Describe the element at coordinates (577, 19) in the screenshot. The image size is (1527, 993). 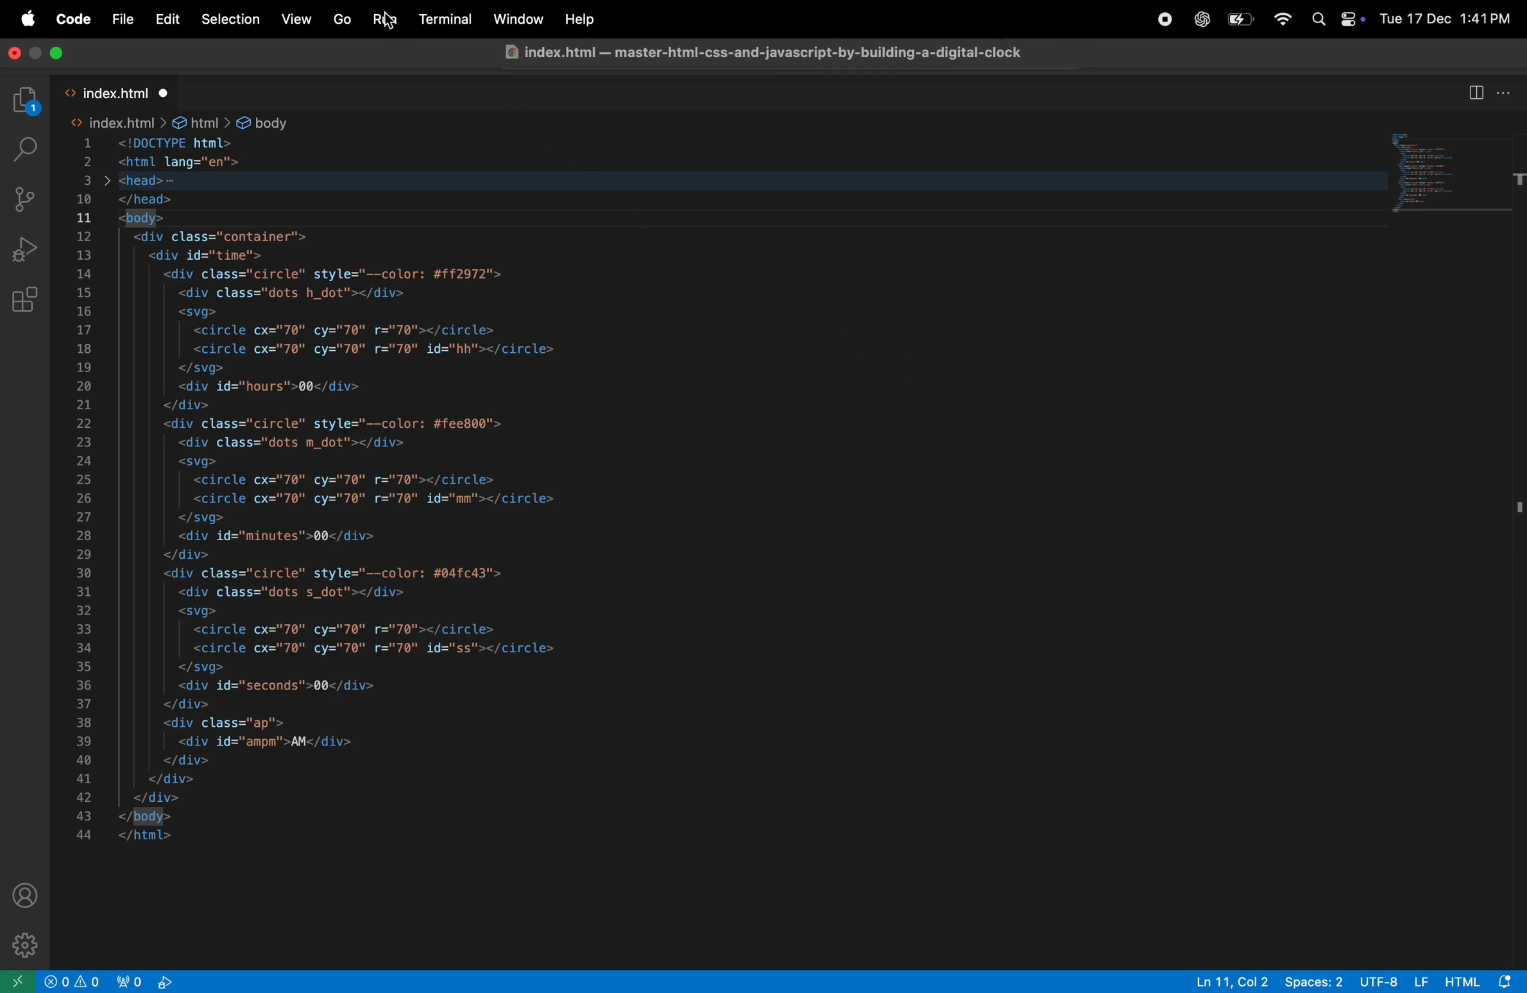
I see `help` at that location.